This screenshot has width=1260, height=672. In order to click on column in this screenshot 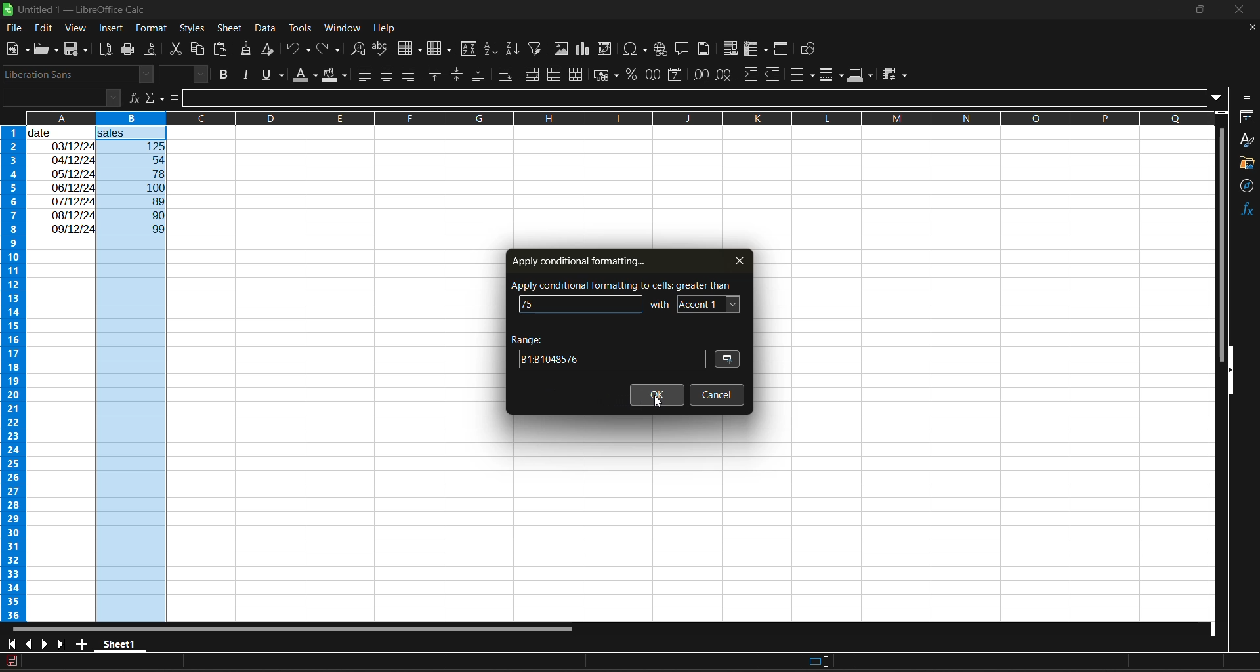, I will do `click(442, 49)`.